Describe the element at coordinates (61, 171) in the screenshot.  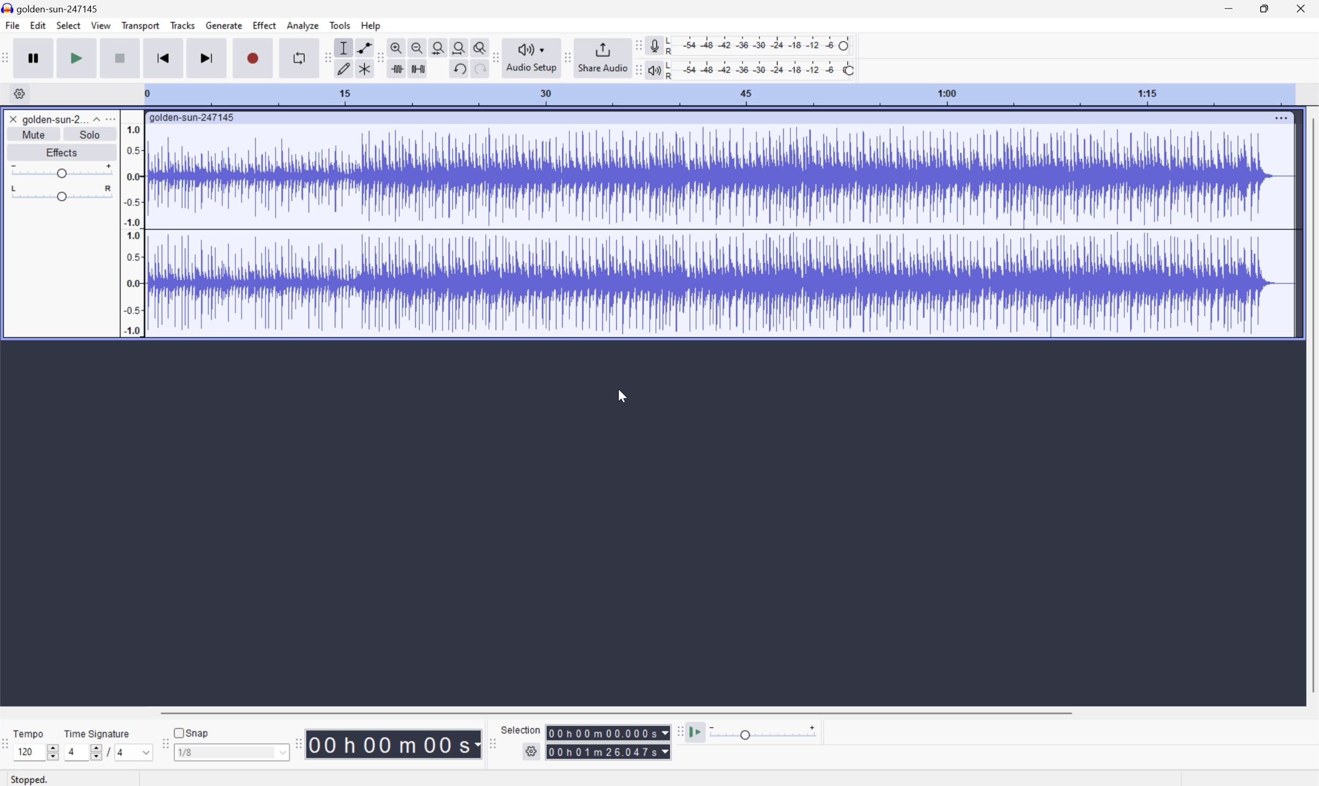
I see `Slider` at that location.